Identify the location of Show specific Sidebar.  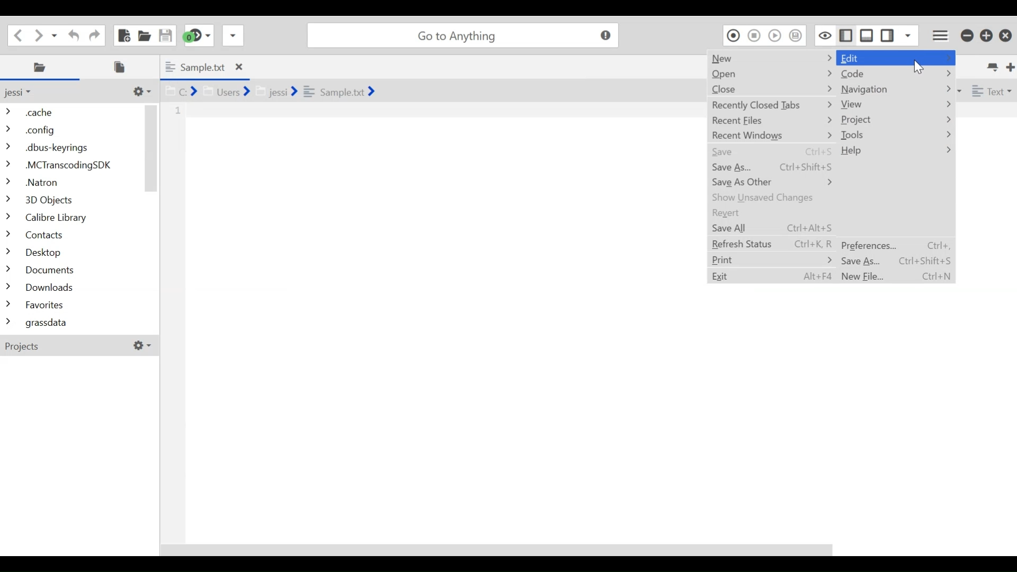
(908, 35).